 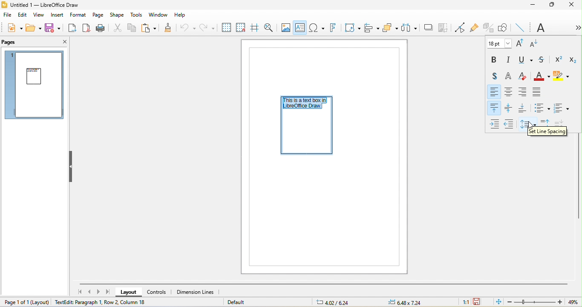 What do you see at coordinates (442, 27) in the screenshot?
I see `crop image` at bounding box center [442, 27].